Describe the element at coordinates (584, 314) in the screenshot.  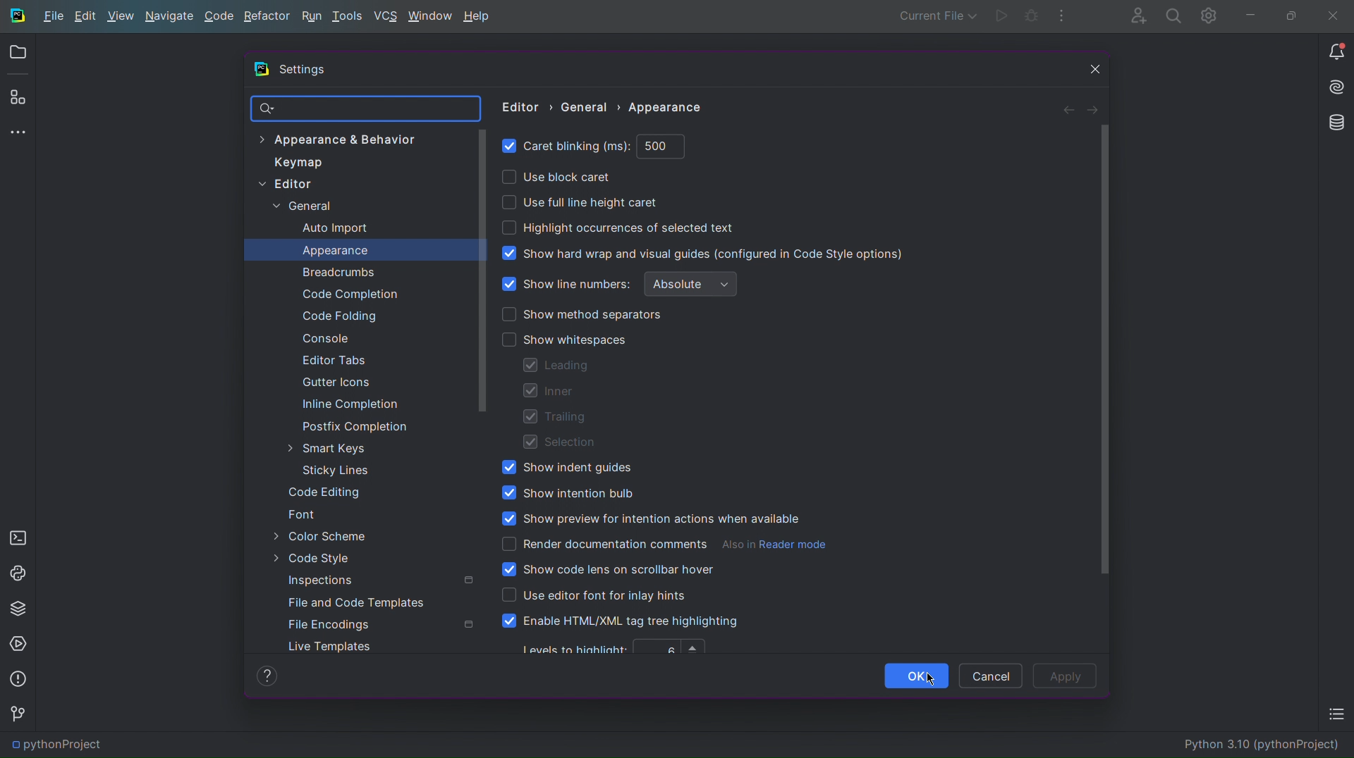
I see `Show method separators` at that location.